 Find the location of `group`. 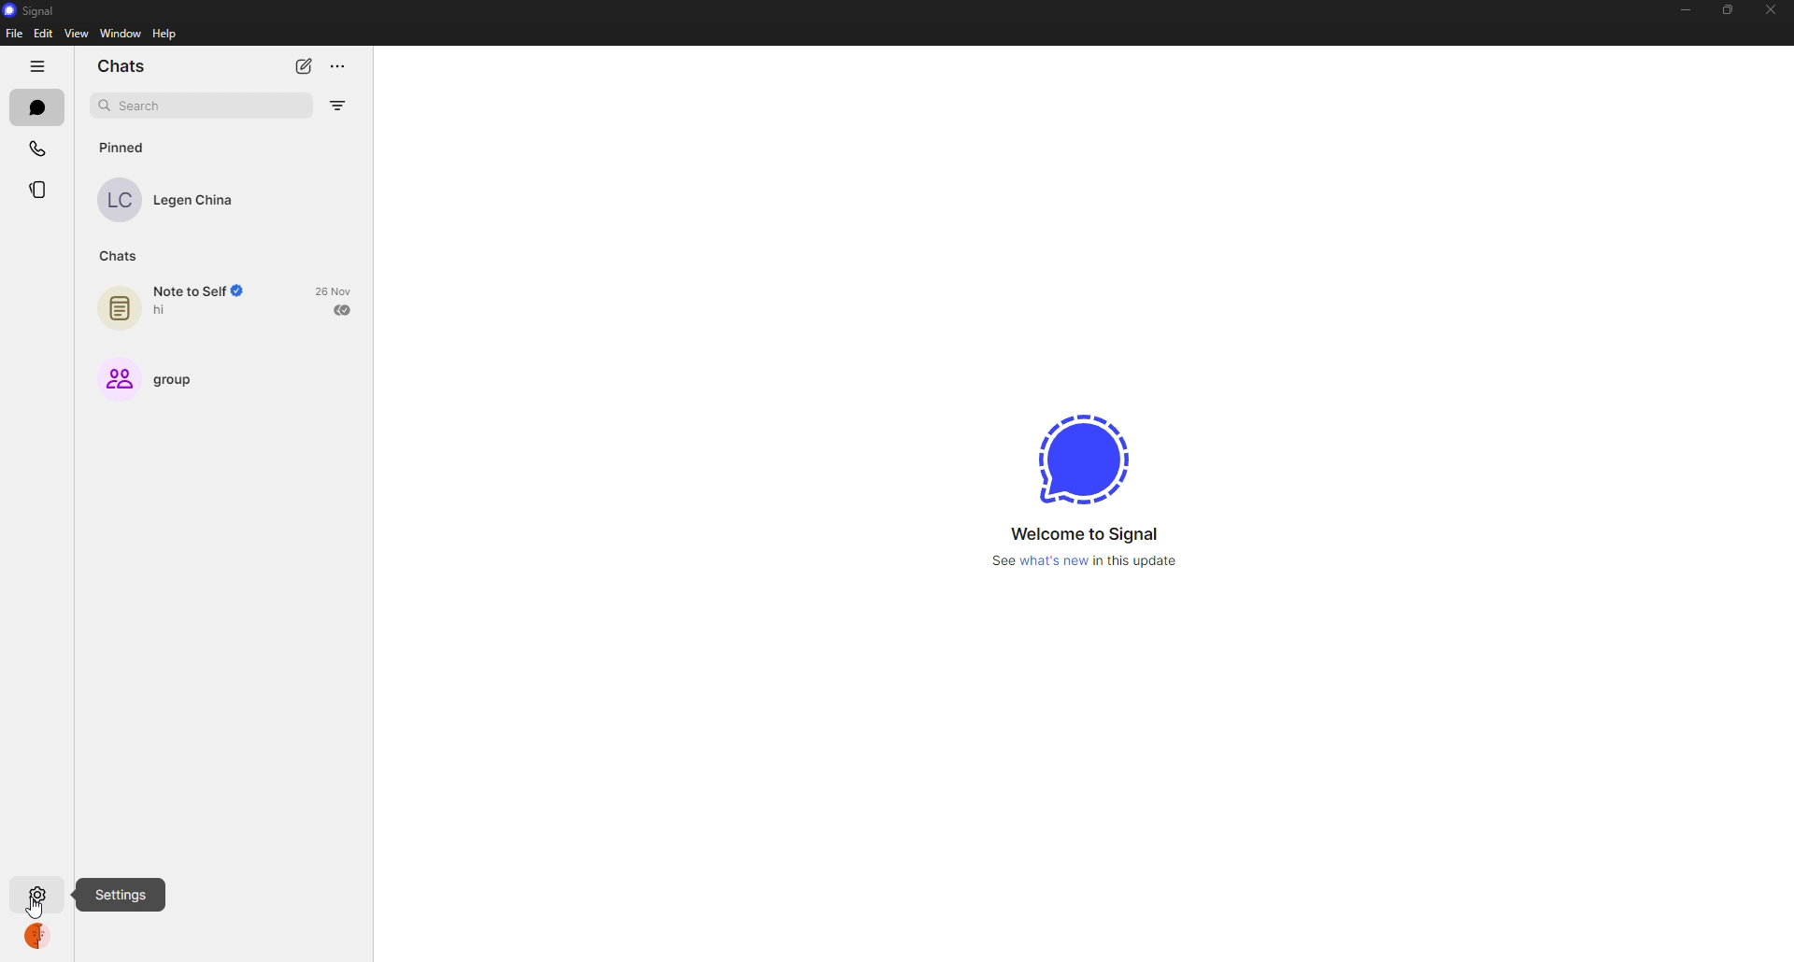

group is located at coordinates (151, 376).